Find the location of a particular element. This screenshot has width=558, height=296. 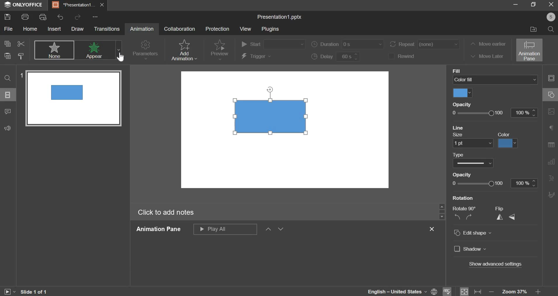

fit to size is located at coordinates (465, 291).